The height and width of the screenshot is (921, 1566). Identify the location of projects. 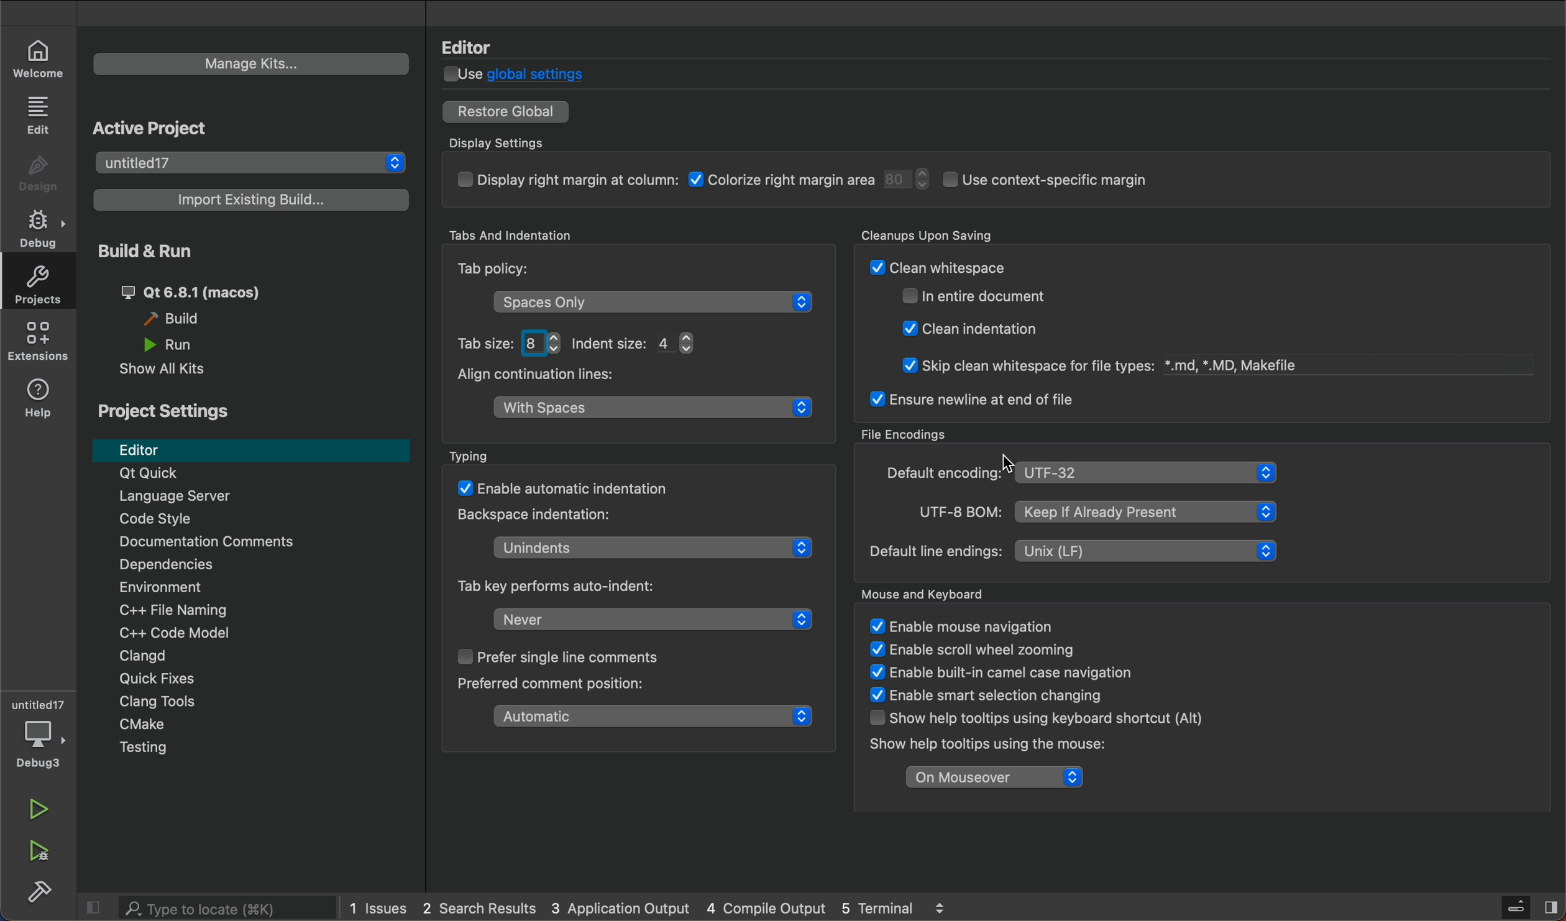
(43, 284).